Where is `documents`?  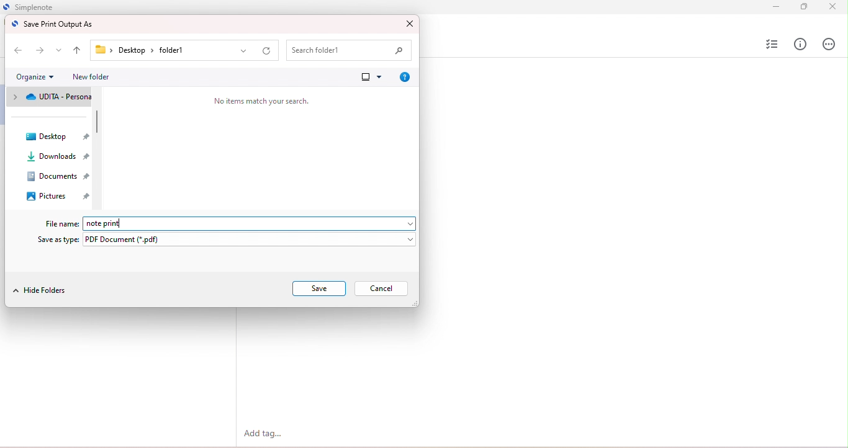
documents is located at coordinates (51, 180).